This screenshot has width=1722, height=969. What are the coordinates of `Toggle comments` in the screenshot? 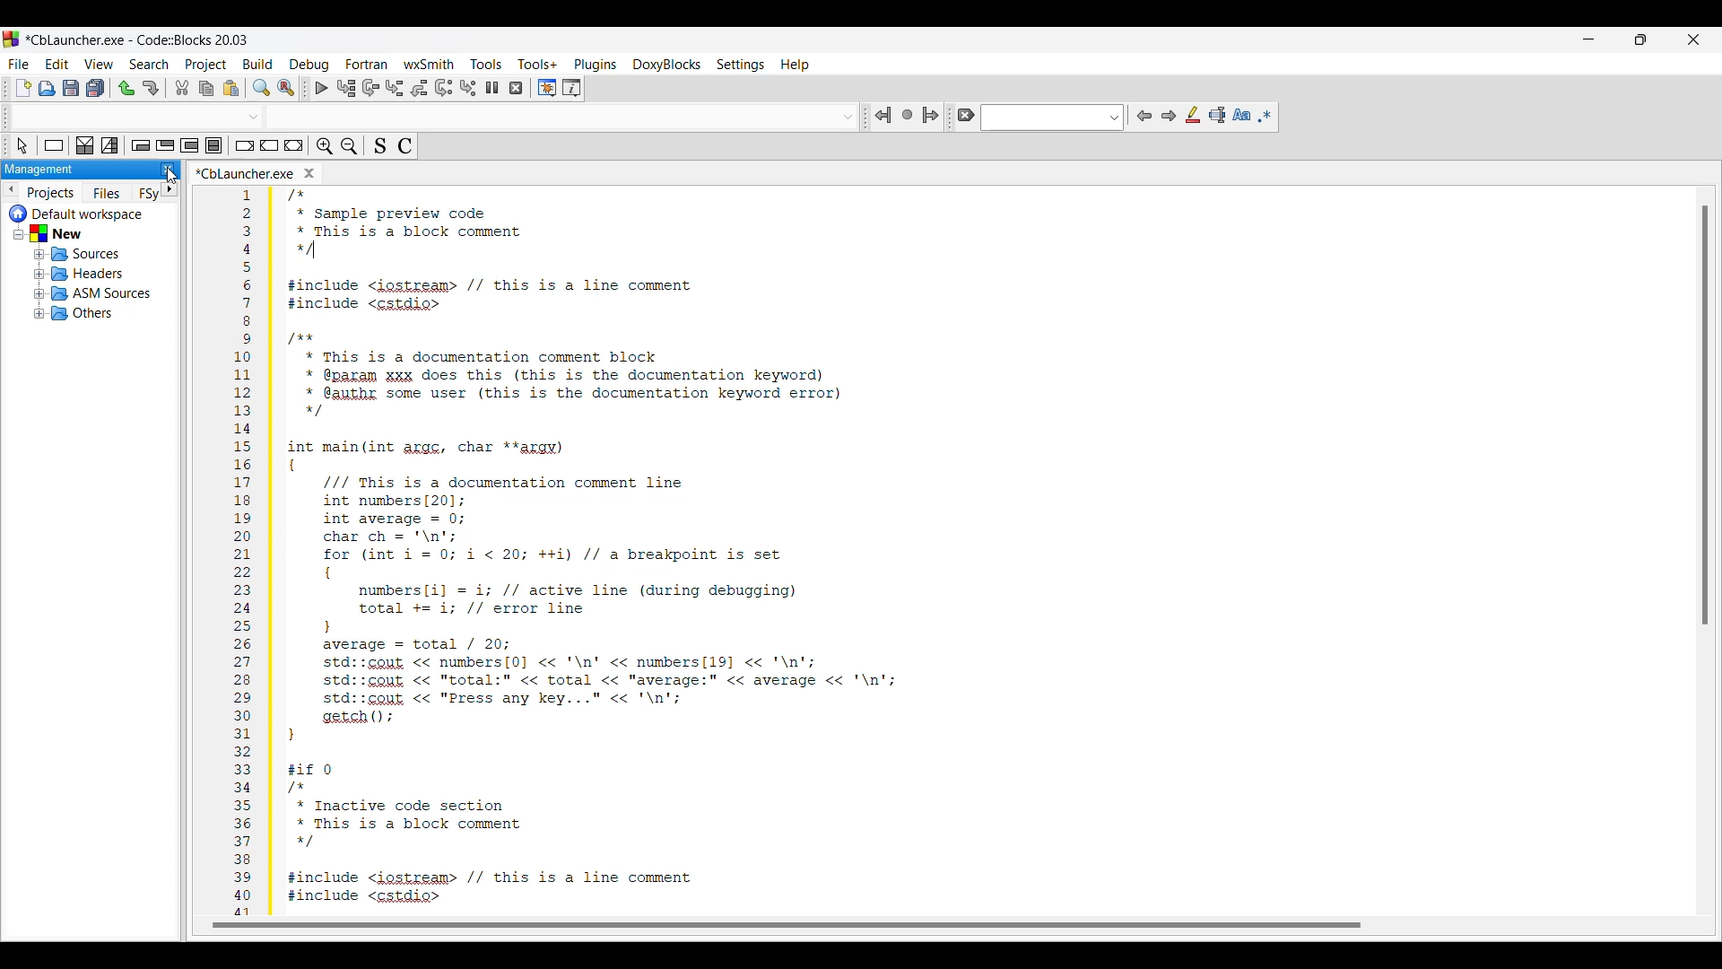 It's located at (405, 146).